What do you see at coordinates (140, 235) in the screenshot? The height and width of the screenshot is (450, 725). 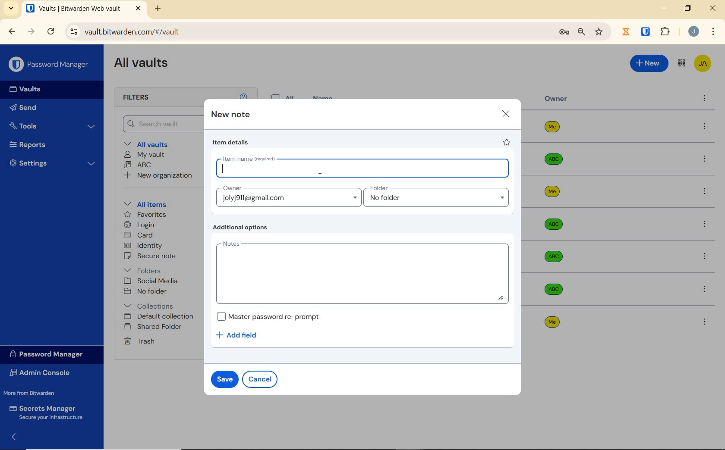 I see `card` at bounding box center [140, 235].